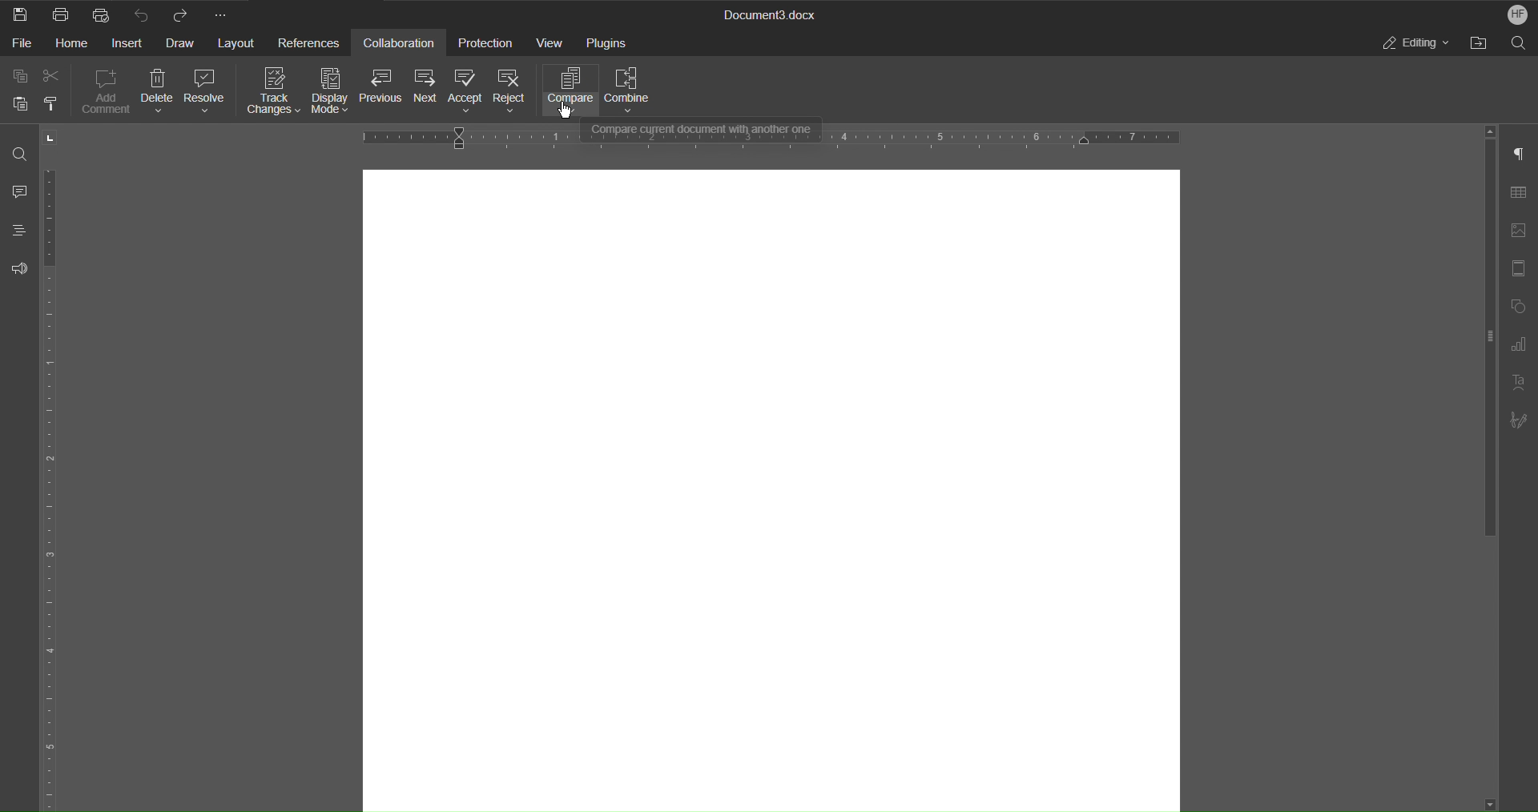 The width and height of the screenshot is (1538, 812). I want to click on Track Changes, so click(272, 90).